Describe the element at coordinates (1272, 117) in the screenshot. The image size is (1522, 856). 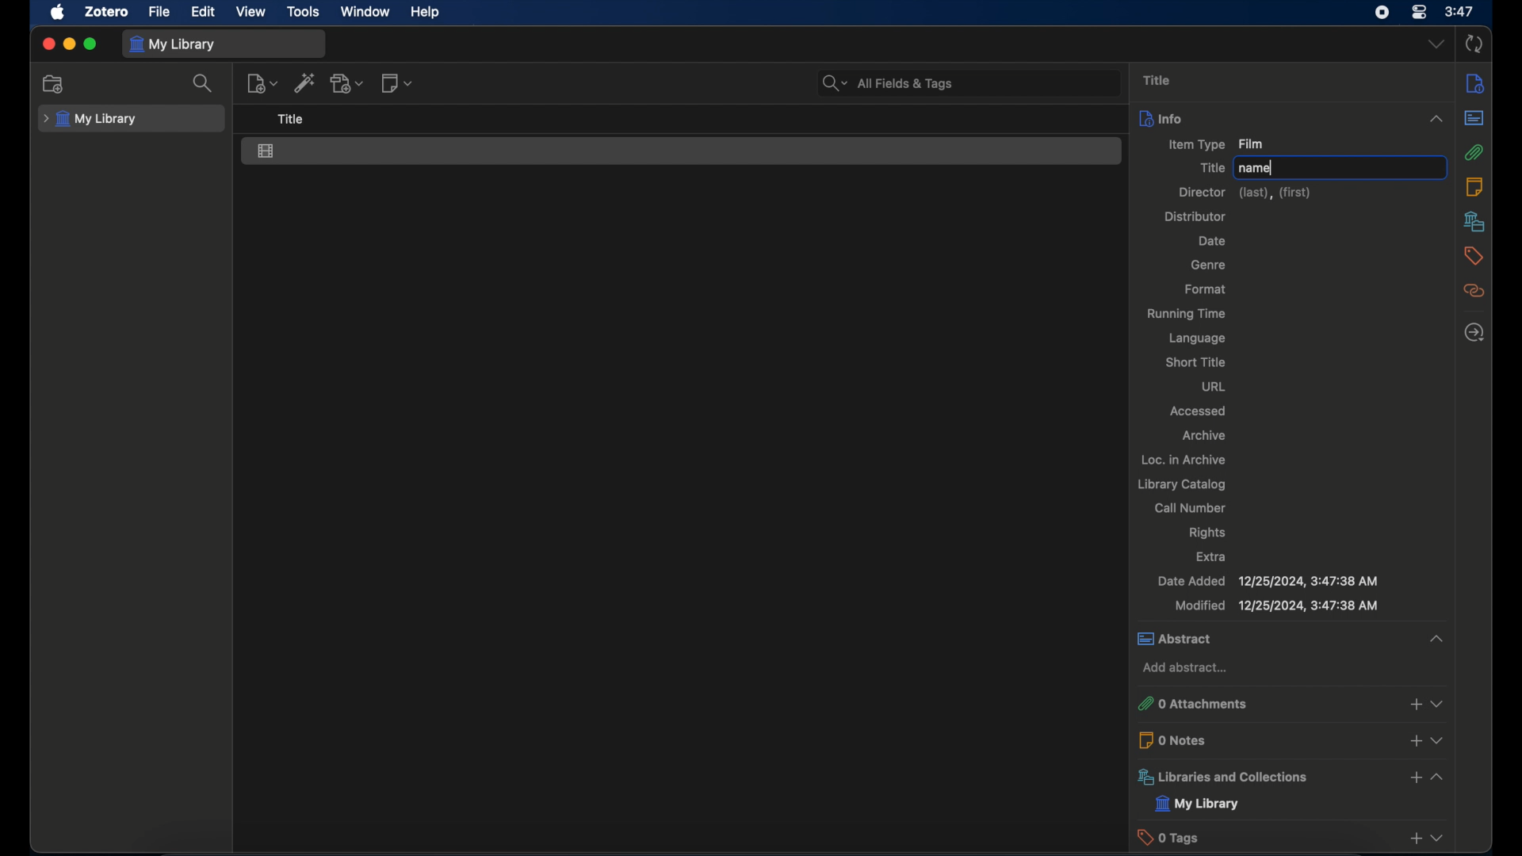
I see `info` at that location.